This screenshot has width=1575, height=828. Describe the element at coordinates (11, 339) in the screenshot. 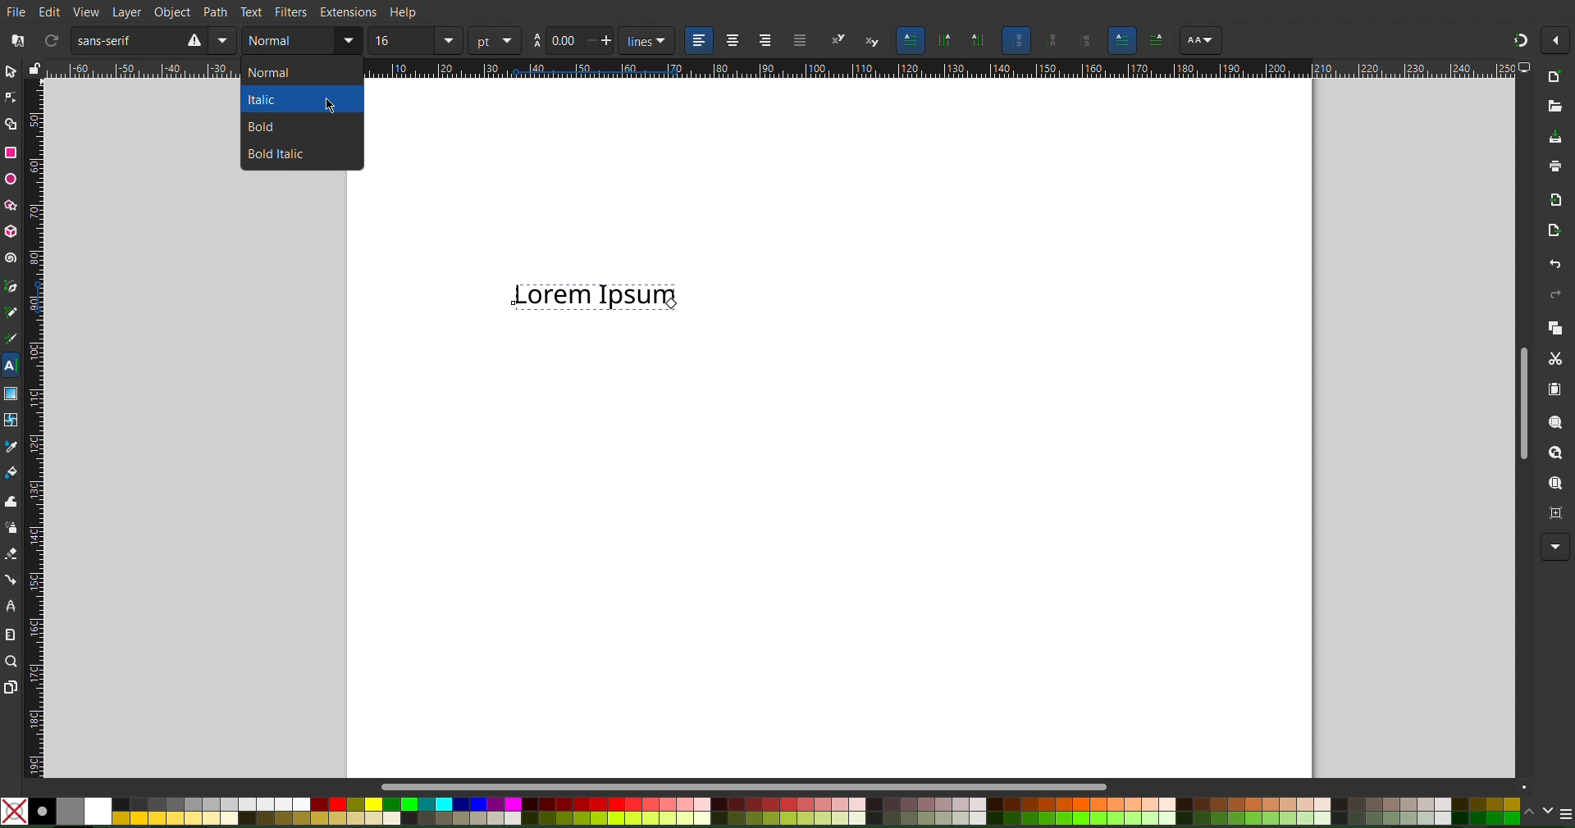

I see `Calligraphy Tool` at that location.